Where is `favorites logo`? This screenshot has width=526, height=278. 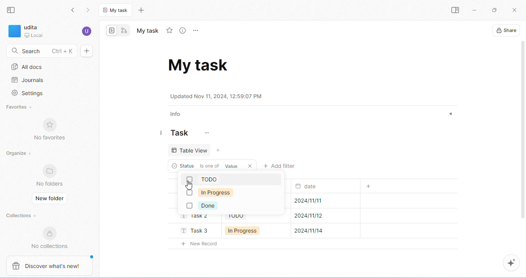
favorites logo is located at coordinates (48, 171).